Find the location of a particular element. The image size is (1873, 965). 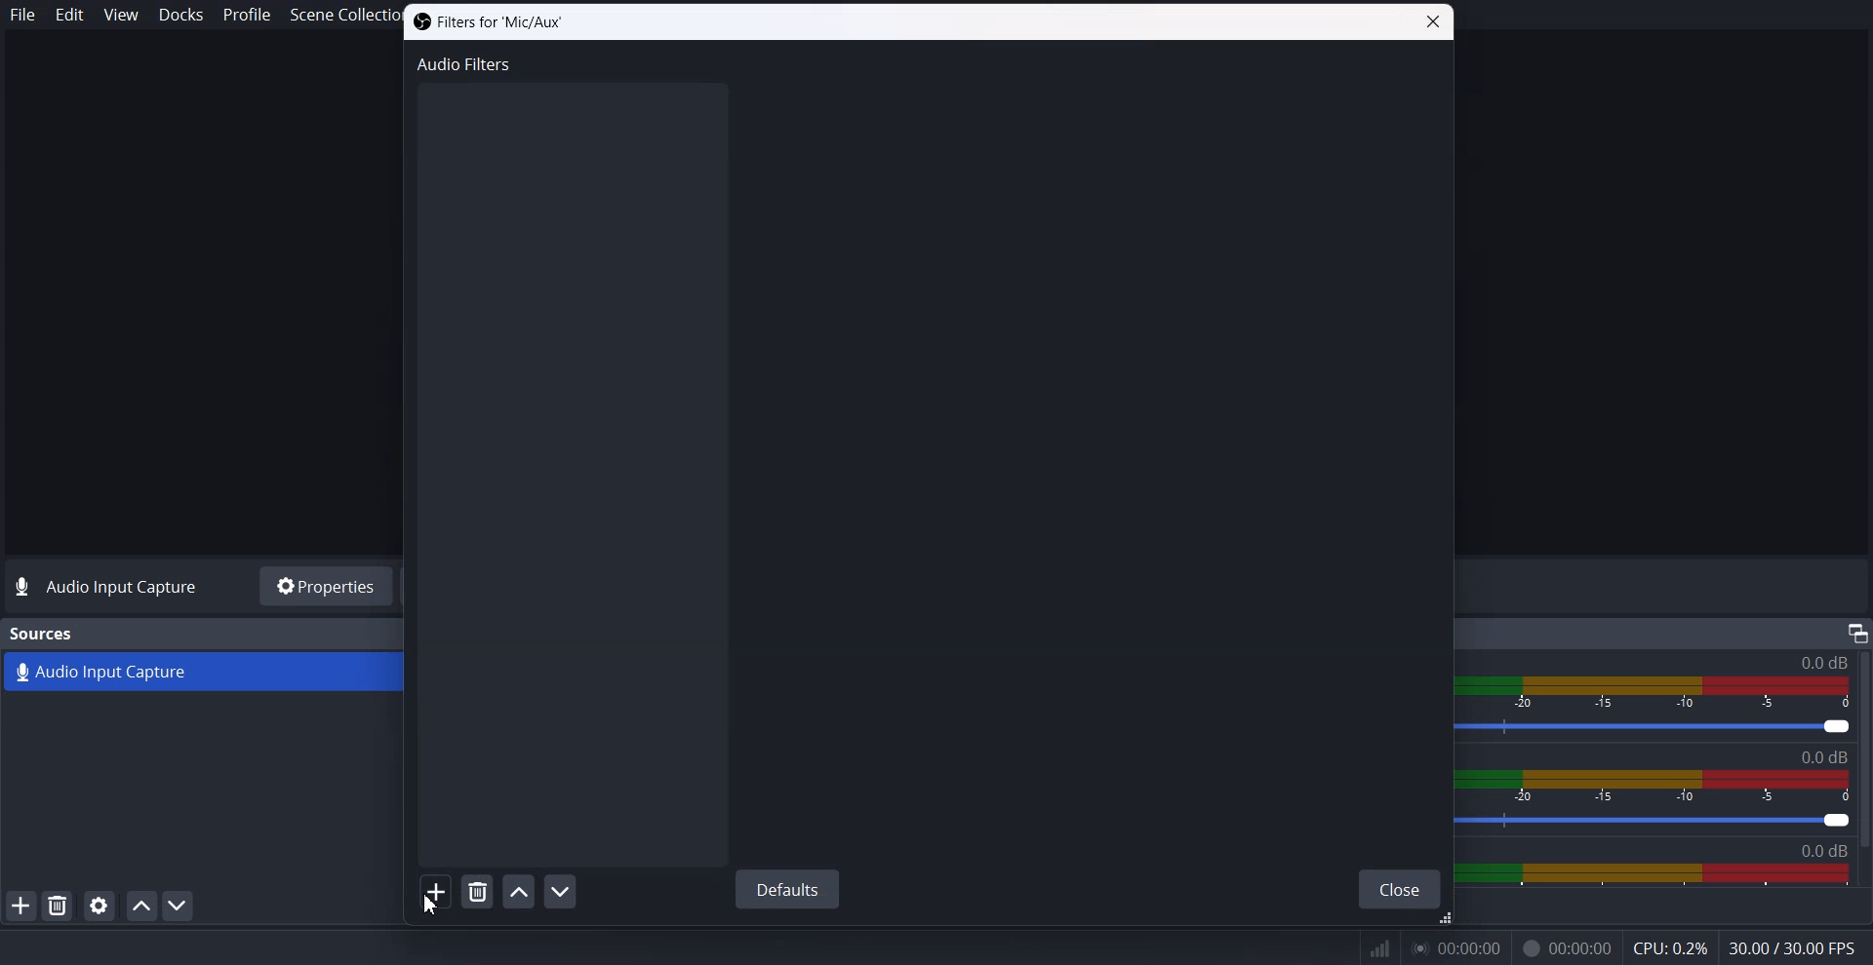

File is located at coordinates (23, 15).